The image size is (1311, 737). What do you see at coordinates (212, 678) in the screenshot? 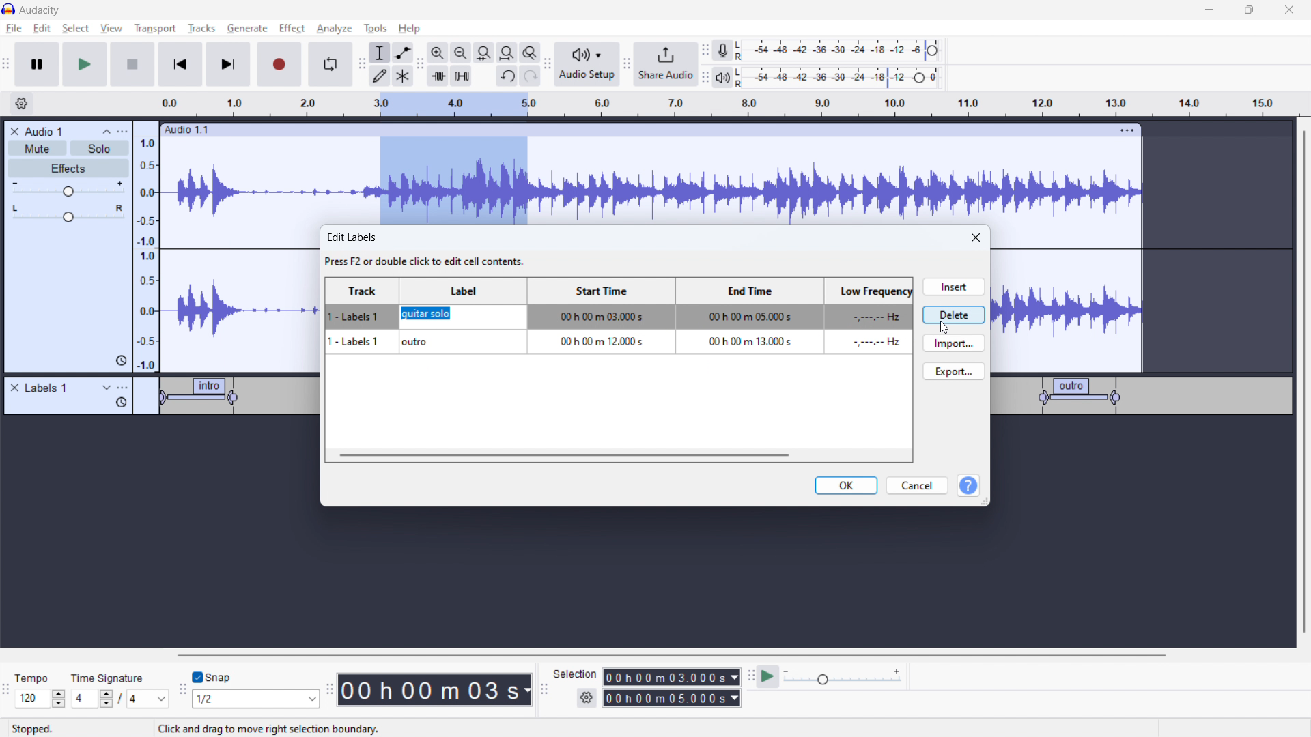
I see `toggle snap` at bounding box center [212, 678].